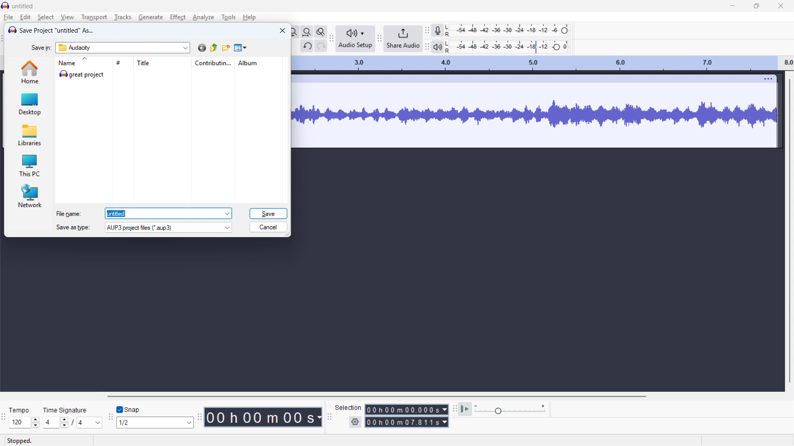  Describe the element at coordinates (129, 409) in the screenshot. I see `toggle snap` at that location.